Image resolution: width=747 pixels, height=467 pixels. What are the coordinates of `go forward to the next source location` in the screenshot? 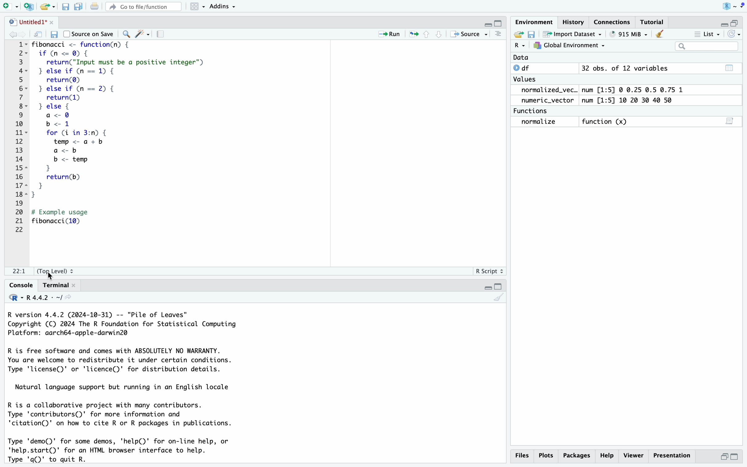 It's located at (23, 34).